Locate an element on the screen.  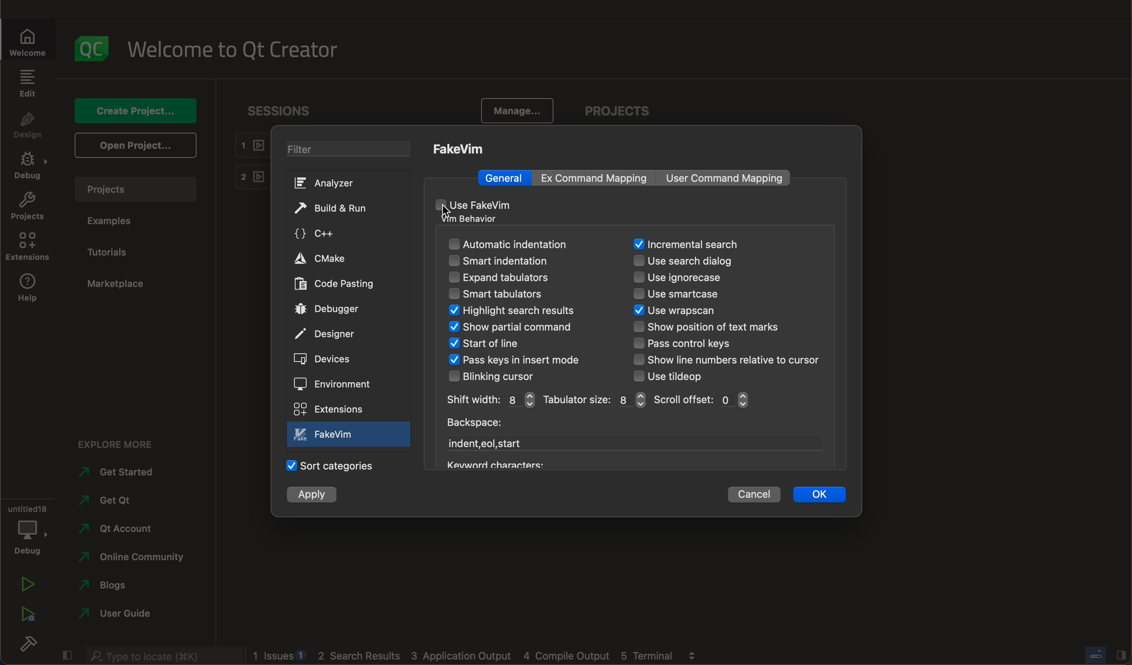
start is located at coordinates (488, 444).